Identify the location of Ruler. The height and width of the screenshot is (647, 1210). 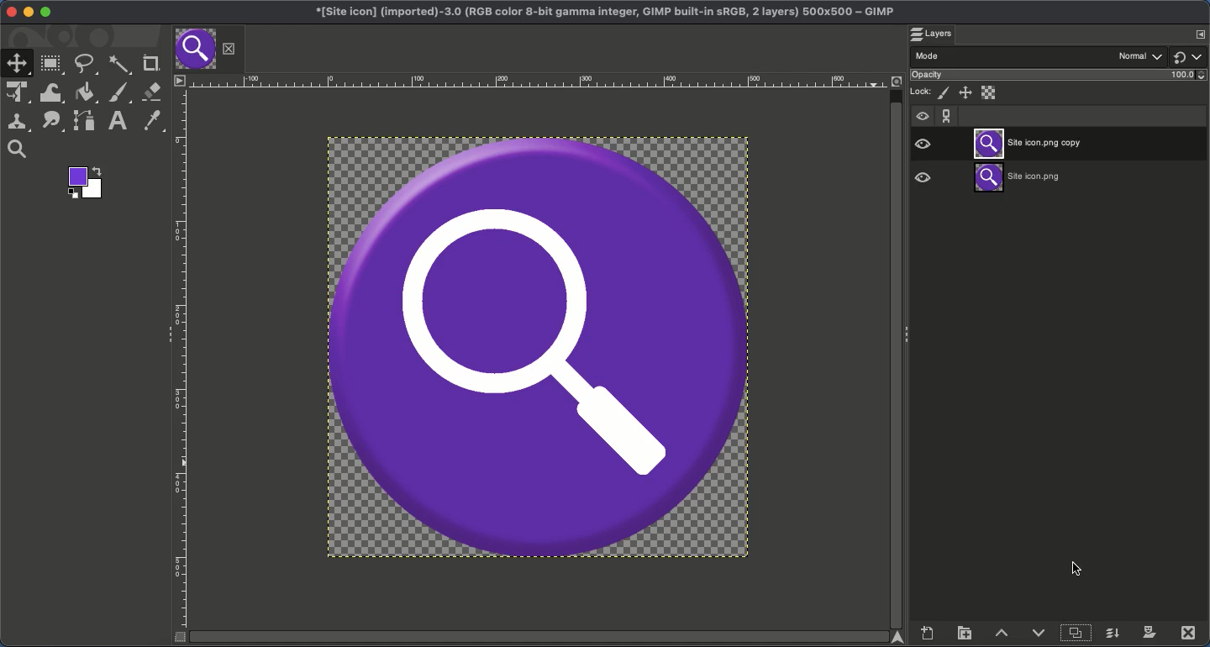
(540, 80).